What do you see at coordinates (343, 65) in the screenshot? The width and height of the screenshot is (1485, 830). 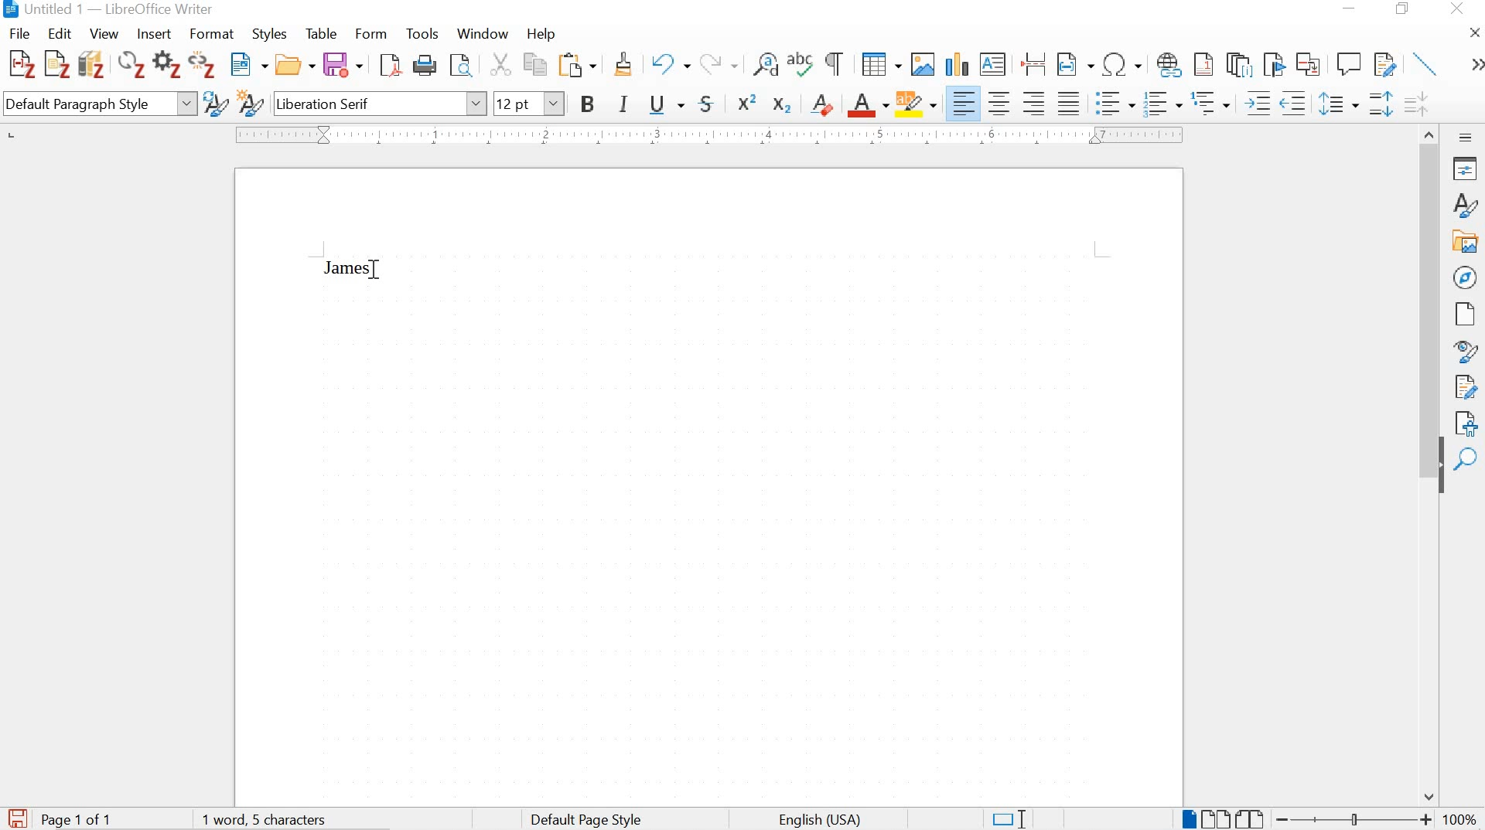 I see `save` at bounding box center [343, 65].